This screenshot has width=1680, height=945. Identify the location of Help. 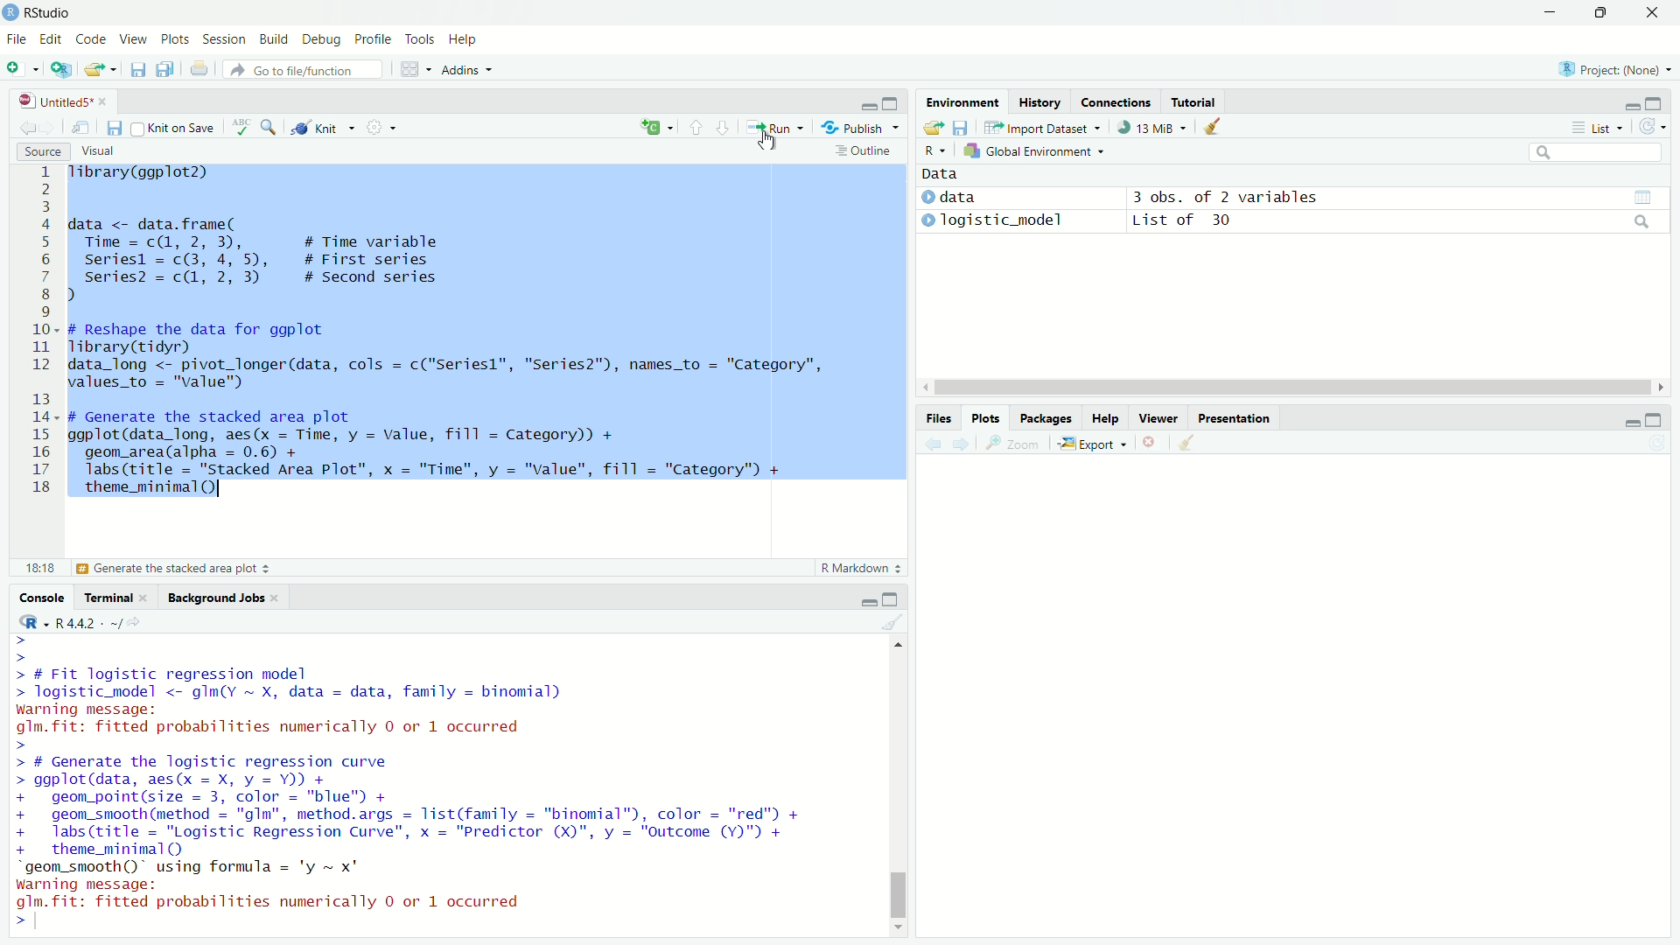
(464, 40).